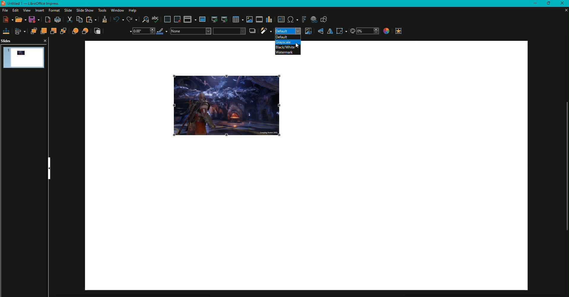 This screenshot has width=569, height=297. What do you see at coordinates (163, 31) in the screenshot?
I see `Line Color` at bounding box center [163, 31].